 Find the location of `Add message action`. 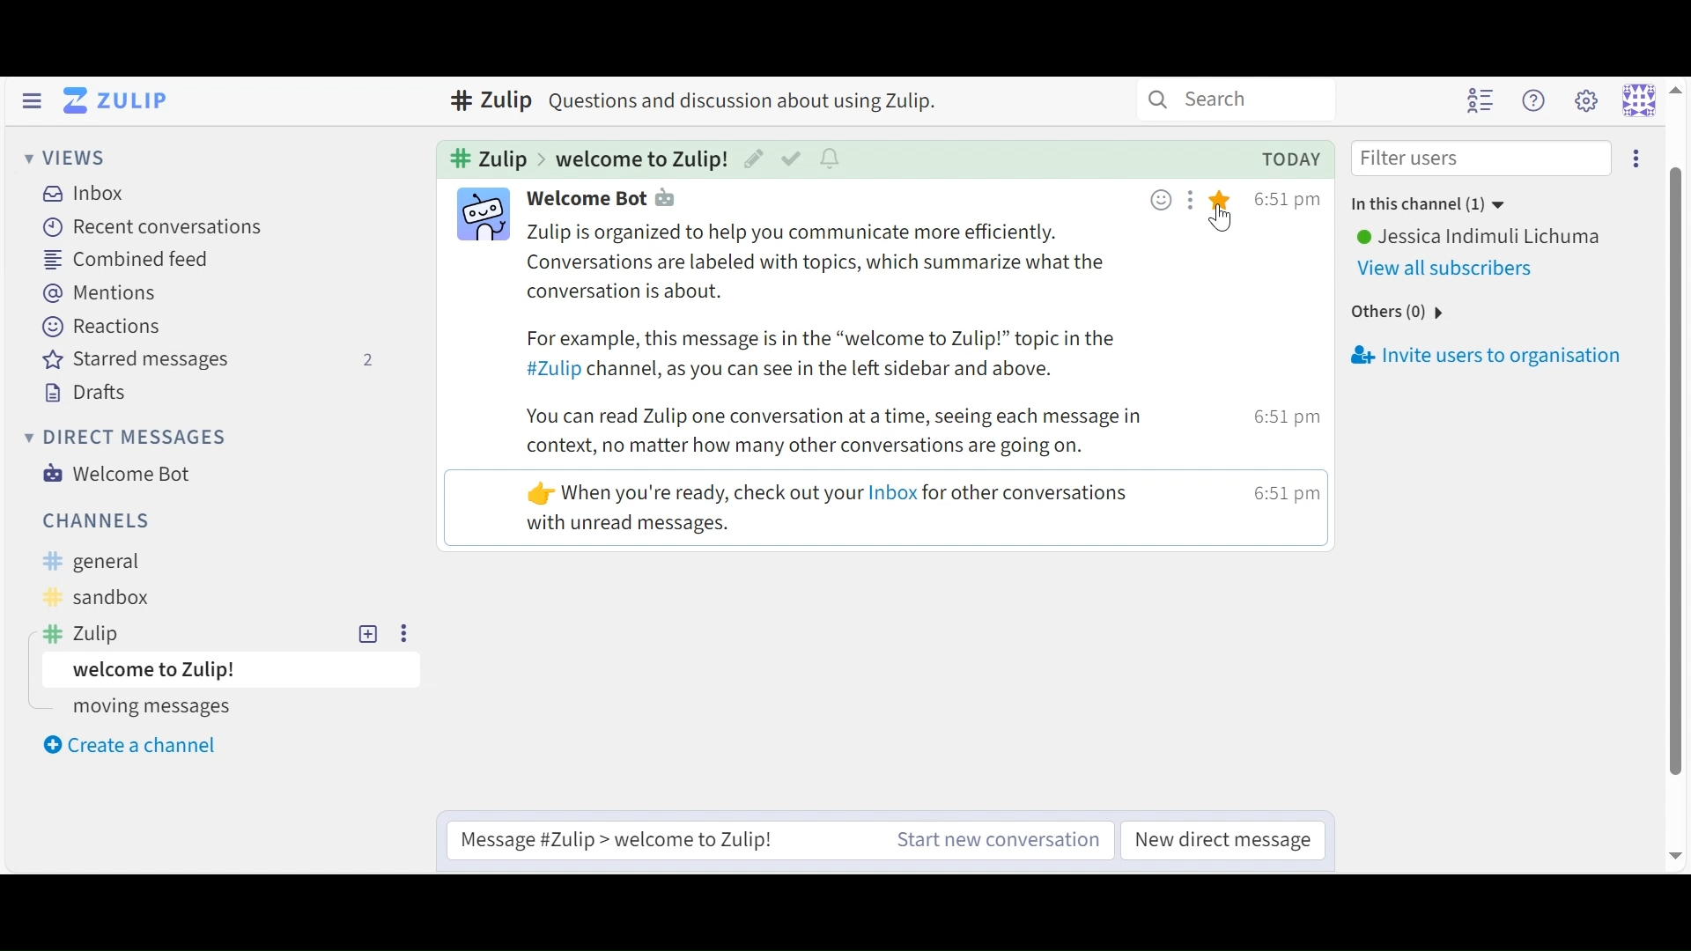

Add message action is located at coordinates (1187, 197).